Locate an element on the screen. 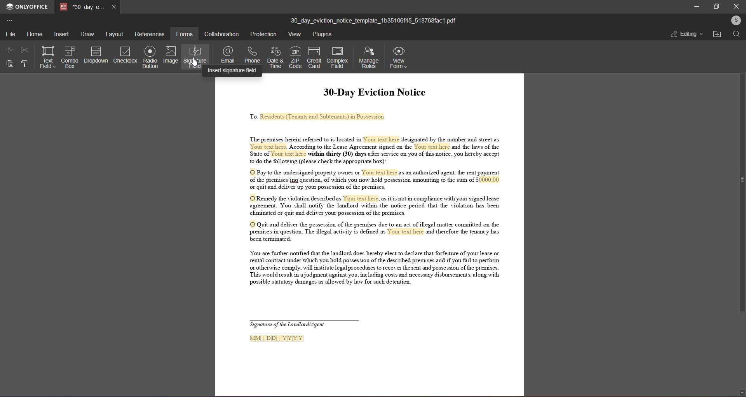 The width and height of the screenshot is (746, 397). close tab is located at coordinates (115, 7).